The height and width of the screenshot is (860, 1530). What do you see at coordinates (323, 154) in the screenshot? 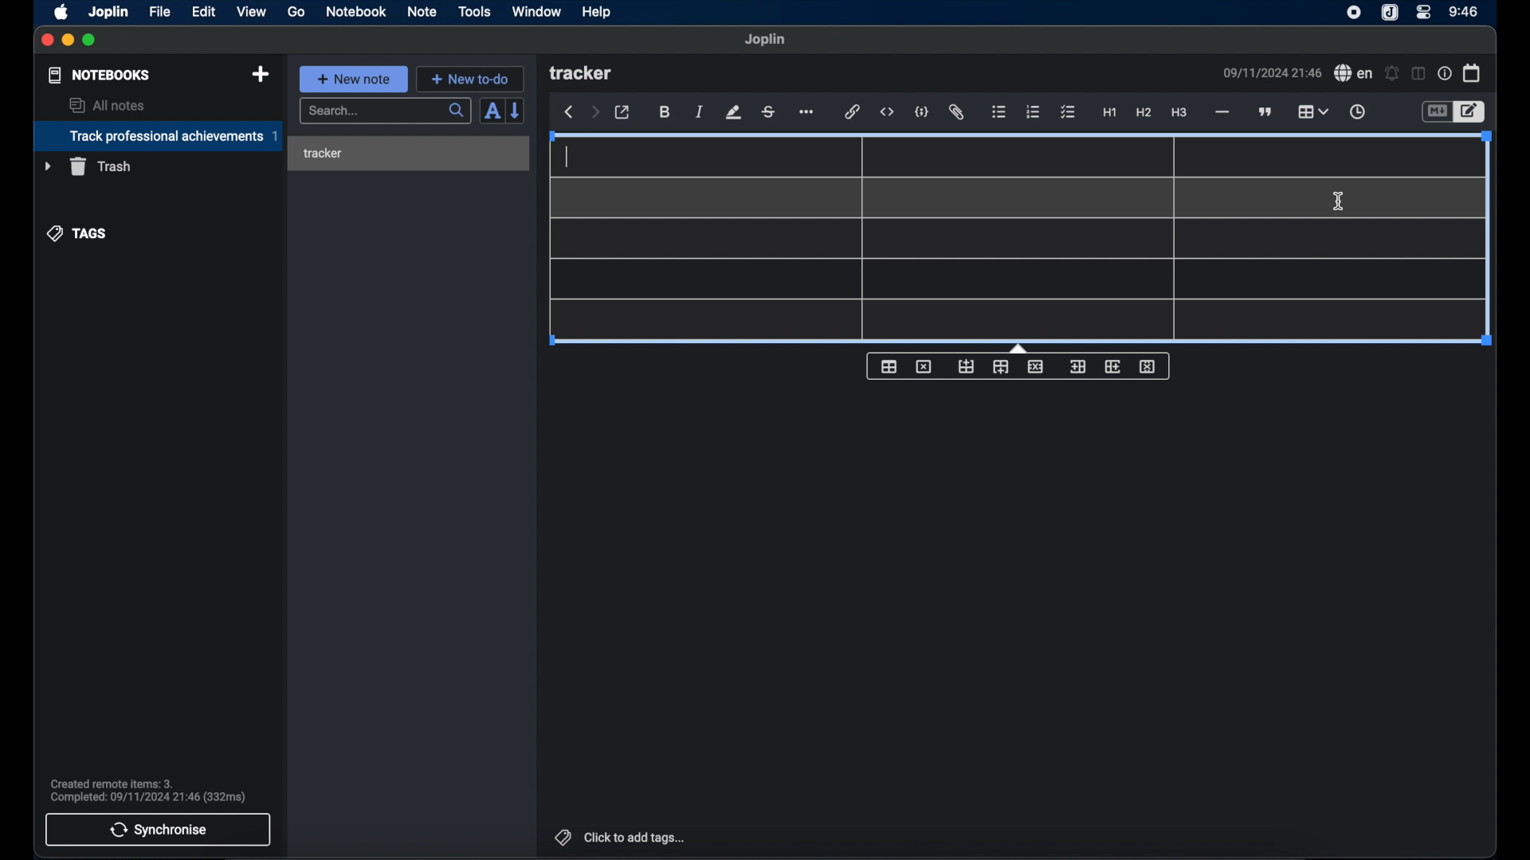
I see `tracker` at bounding box center [323, 154].